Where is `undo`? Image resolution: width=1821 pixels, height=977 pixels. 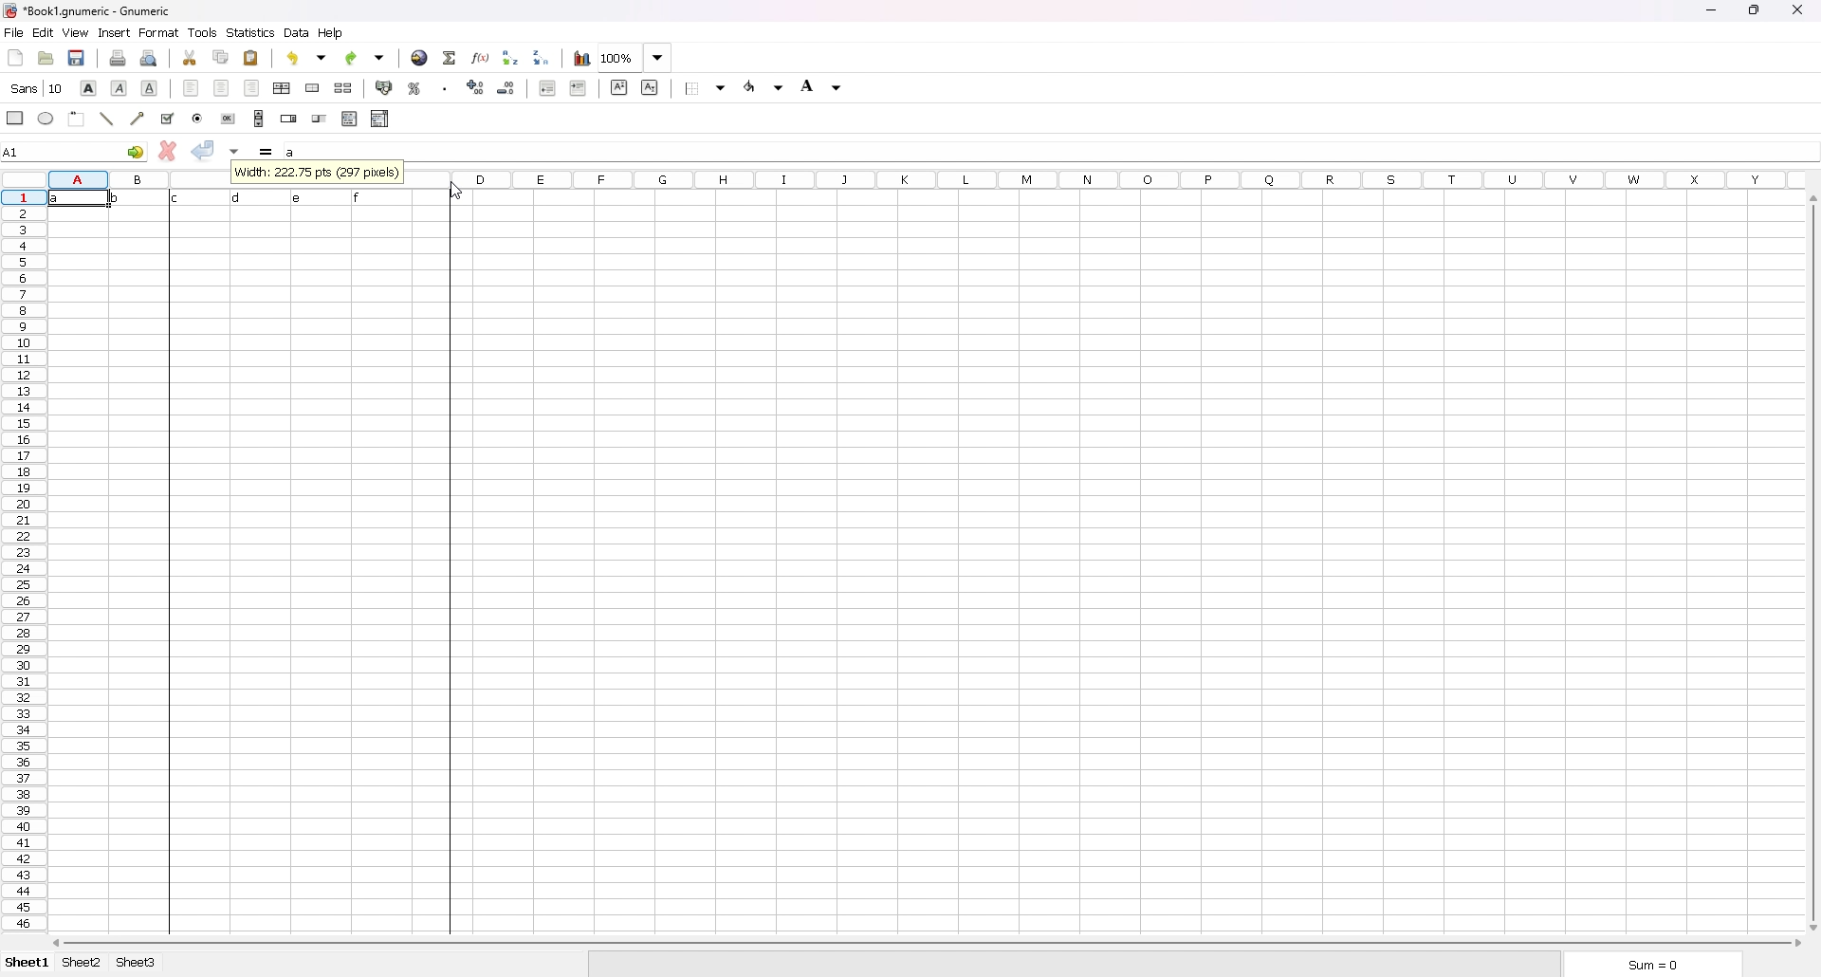
undo is located at coordinates (309, 57).